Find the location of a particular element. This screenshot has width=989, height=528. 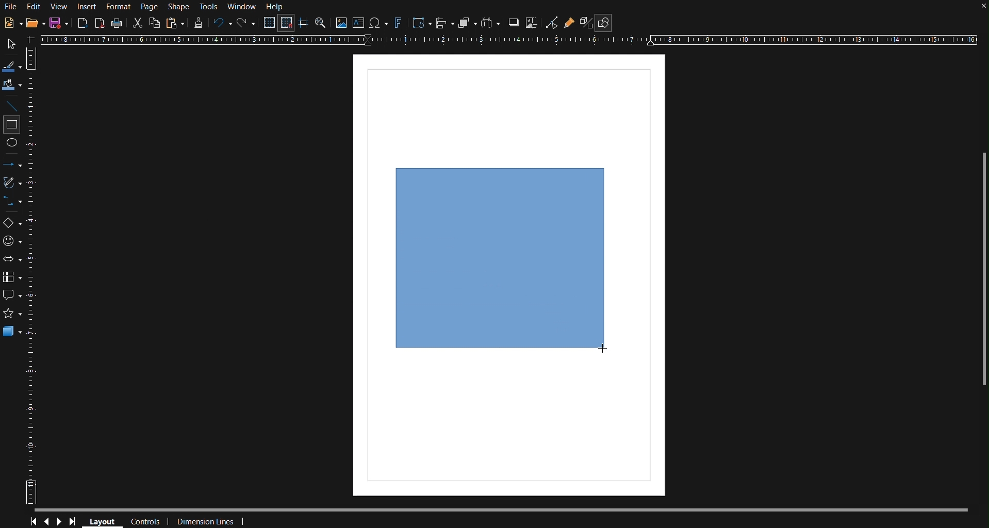

Horizontal Ruler is located at coordinates (507, 39).